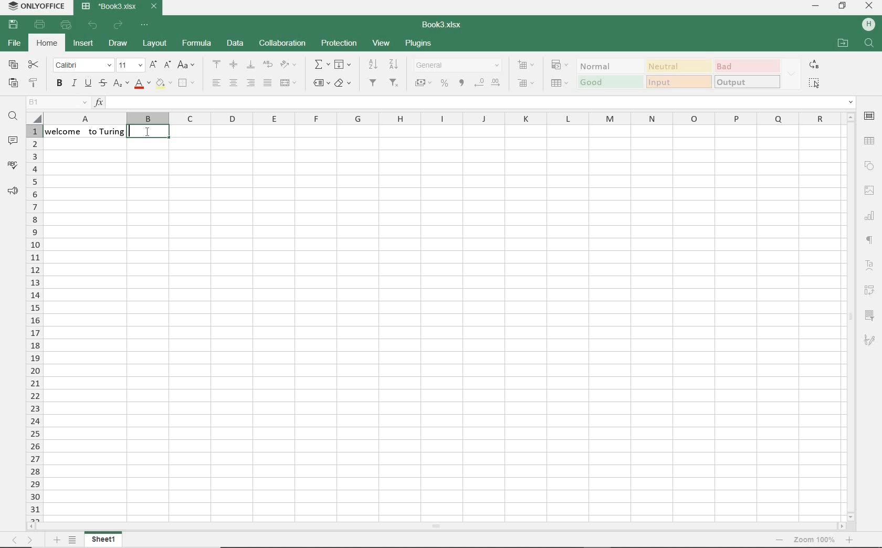  What do you see at coordinates (344, 84) in the screenshot?
I see `clear` at bounding box center [344, 84].